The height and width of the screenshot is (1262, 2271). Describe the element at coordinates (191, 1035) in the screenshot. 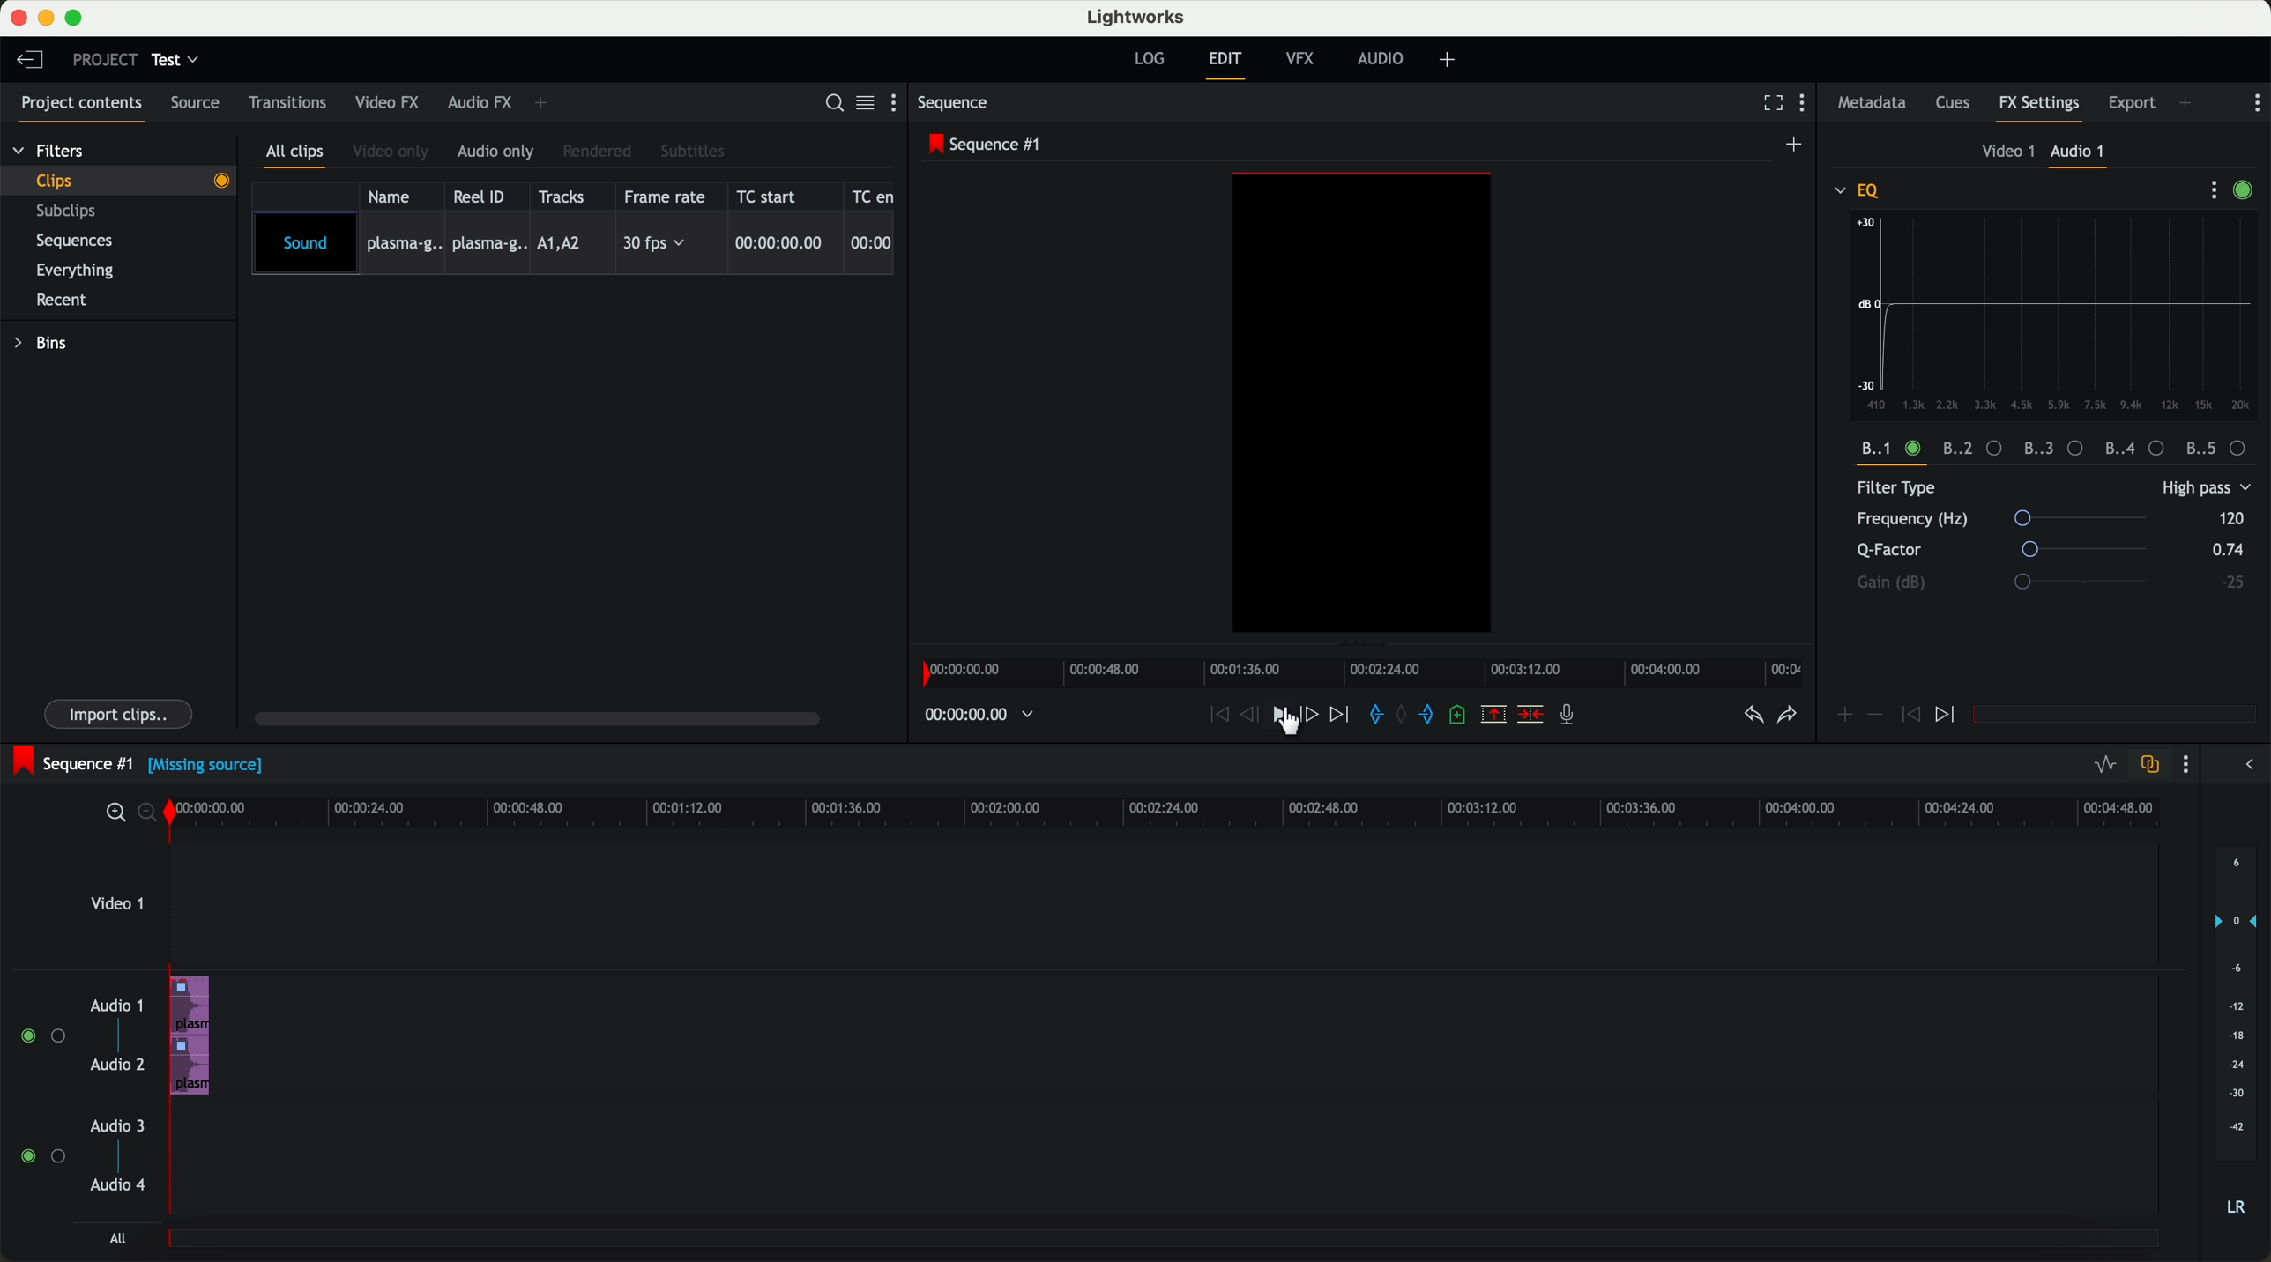

I see `audio with effect applied` at that location.